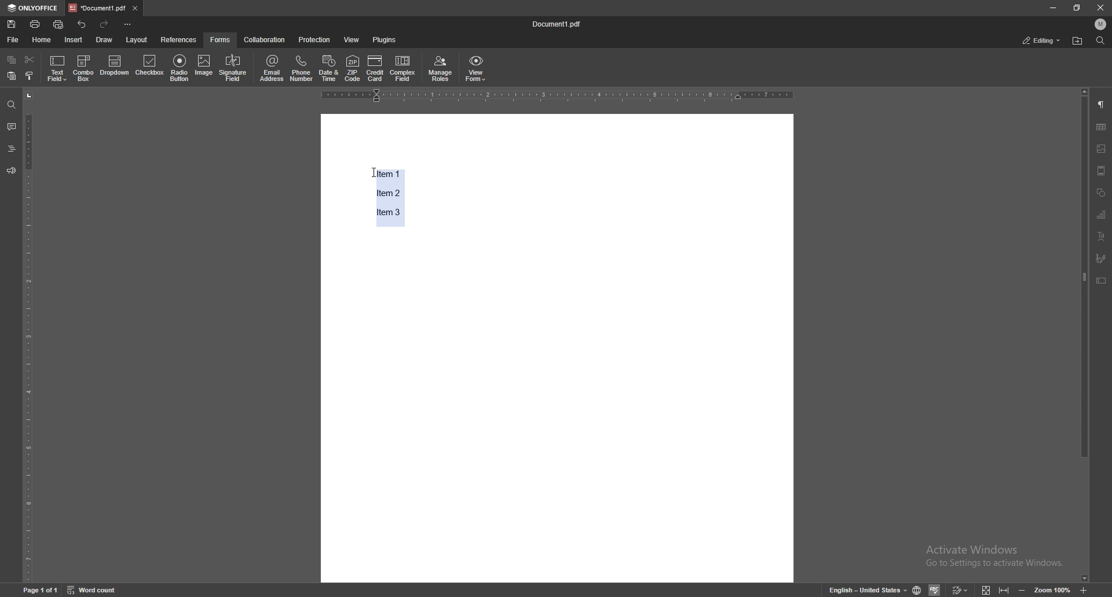  I want to click on zoom in, so click(1084, 589).